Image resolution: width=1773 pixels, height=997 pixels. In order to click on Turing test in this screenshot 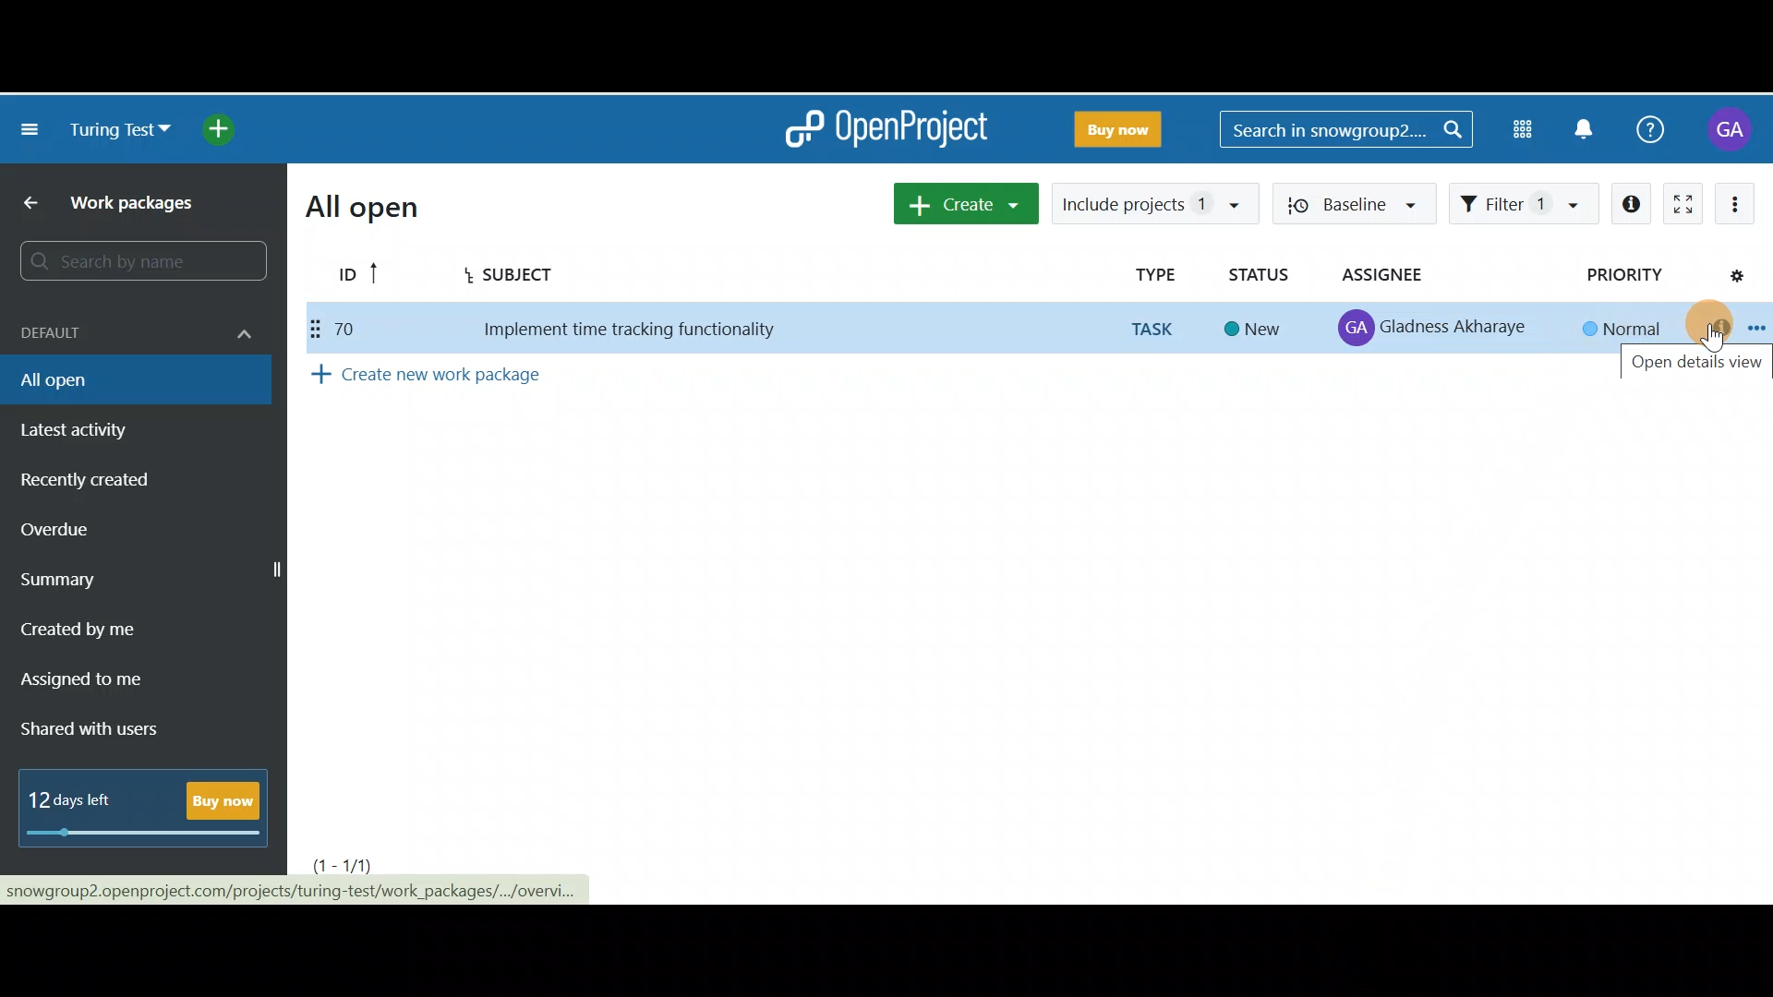, I will do `click(124, 130)`.